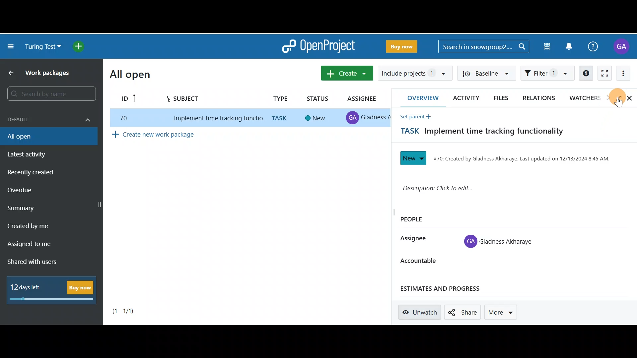 The width and height of the screenshot is (637, 358). What do you see at coordinates (52, 209) in the screenshot?
I see `Summary` at bounding box center [52, 209].